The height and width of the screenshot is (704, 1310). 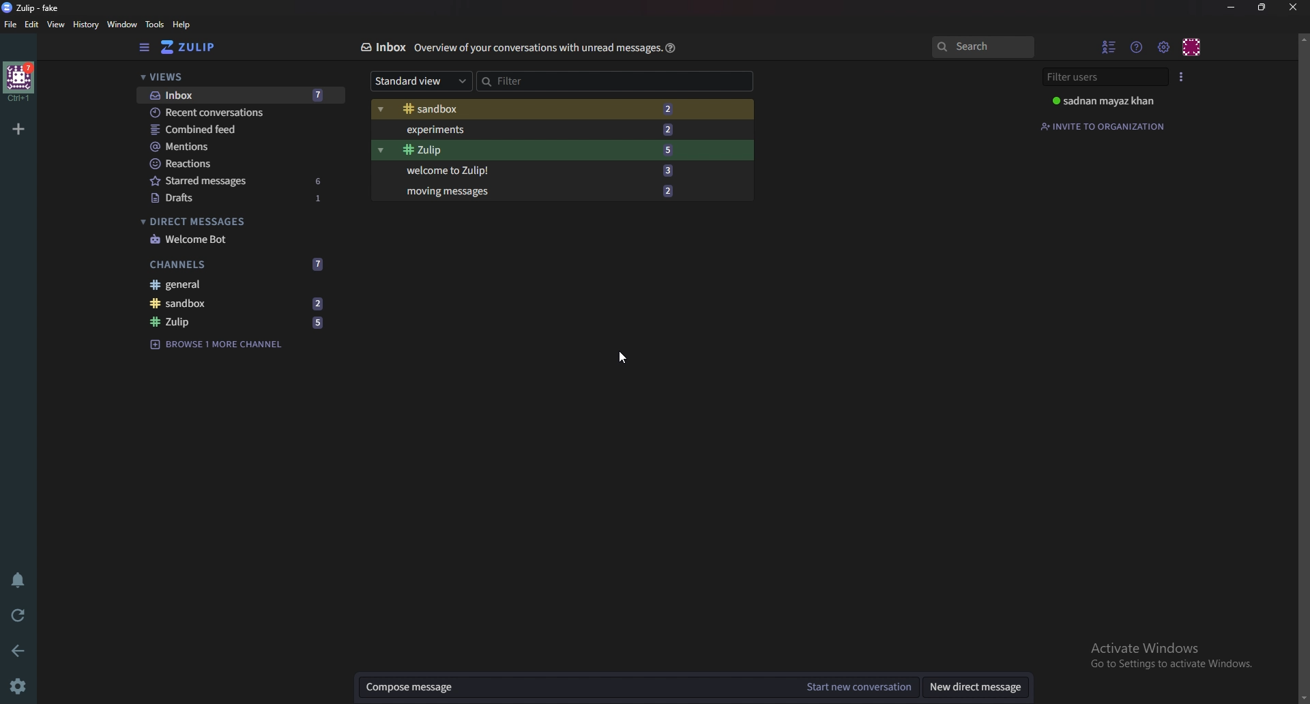 I want to click on start new conversation, so click(x=858, y=686).